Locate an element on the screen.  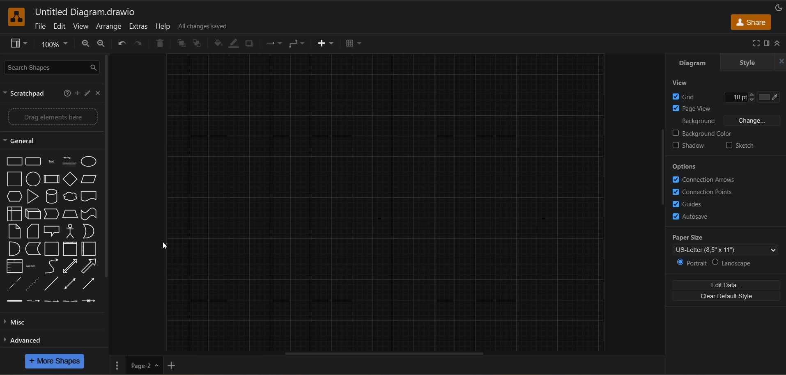
guides is located at coordinates (693, 204).